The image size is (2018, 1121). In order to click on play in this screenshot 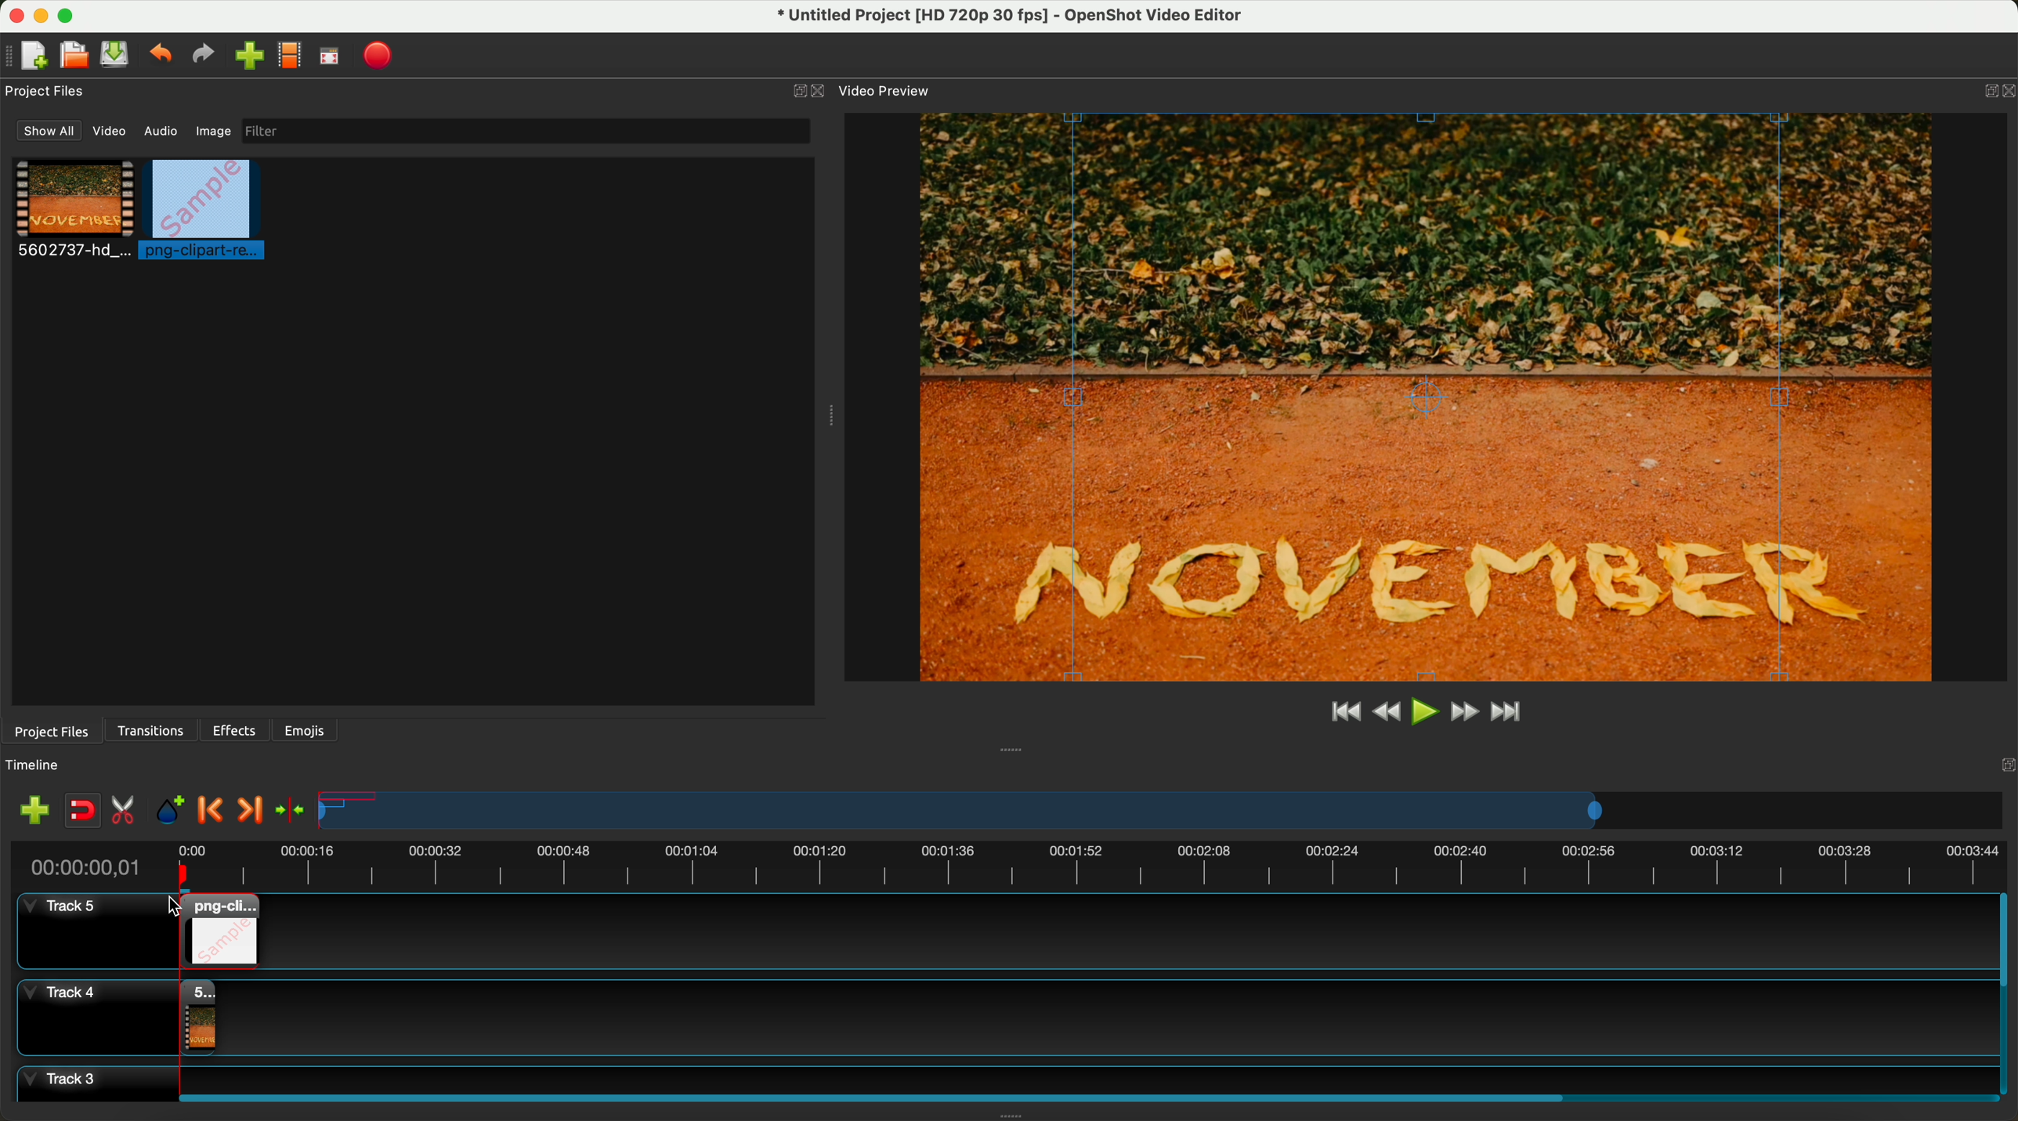, I will do `click(1425, 711)`.